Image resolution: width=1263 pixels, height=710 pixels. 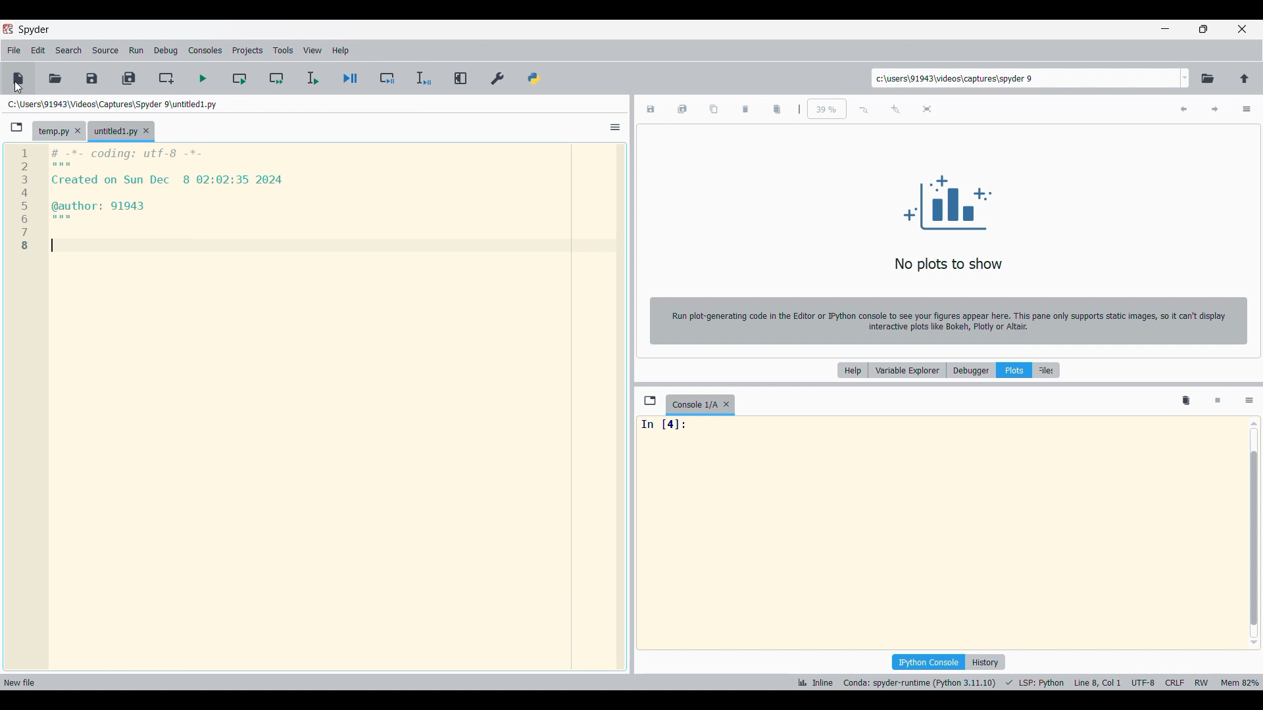 What do you see at coordinates (928, 662) in the screenshot?
I see `IPython console` at bounding box center [928, 662].